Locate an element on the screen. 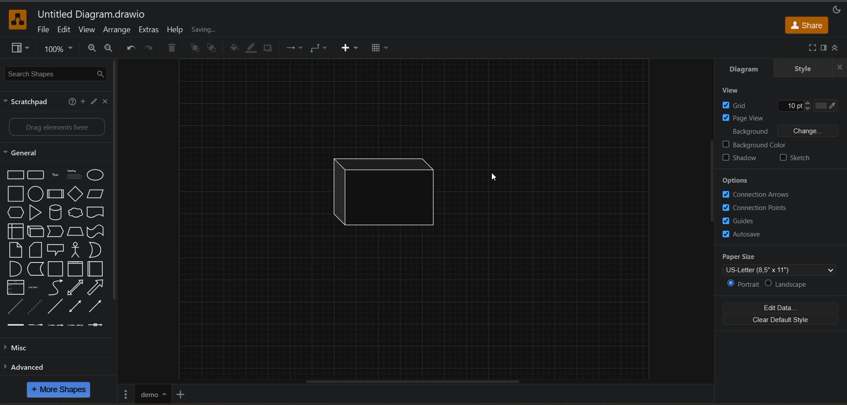 This screenshot has height=405, width=847. Grid color is located at coordinates (820, 103).